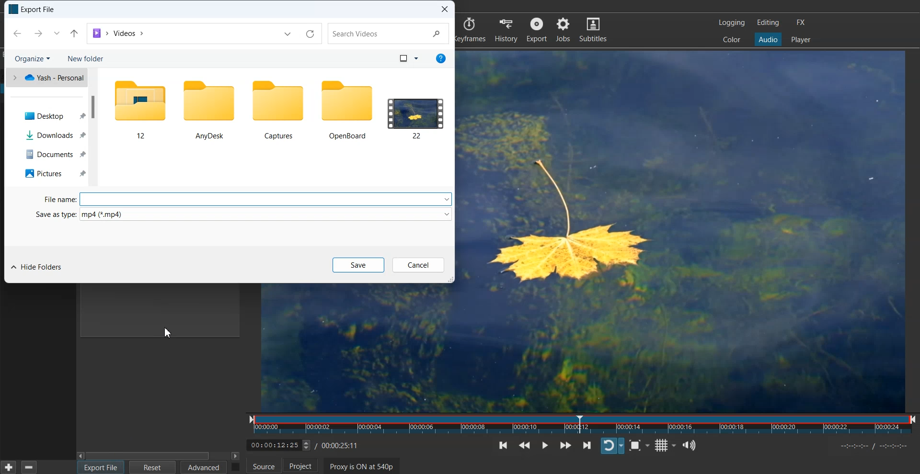  Describe the element at coordinates (419, 110) in the screenshot. I see `Files` at that location.